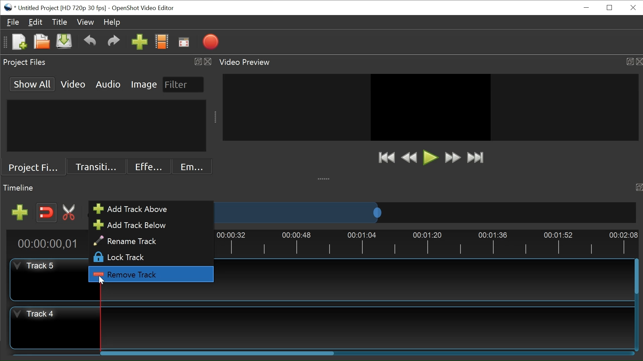 This screenshot has width=643, height=361. I want to click on Project Files, so click(33, 168).